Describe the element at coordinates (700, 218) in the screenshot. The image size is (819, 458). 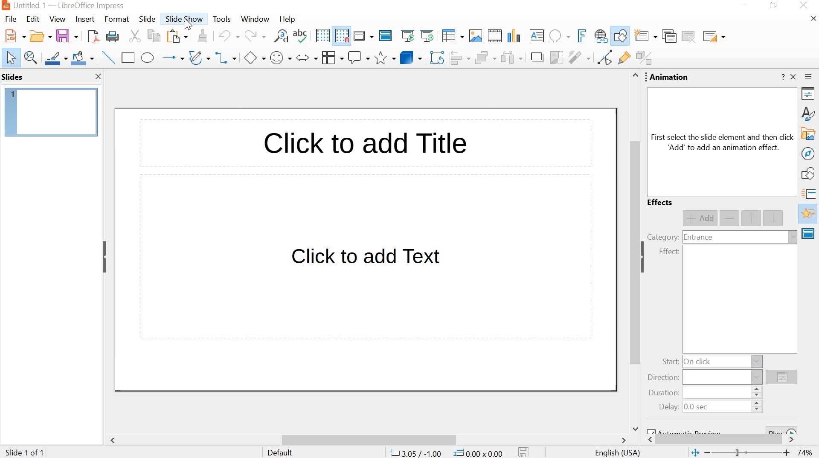
I see `add` at that location.